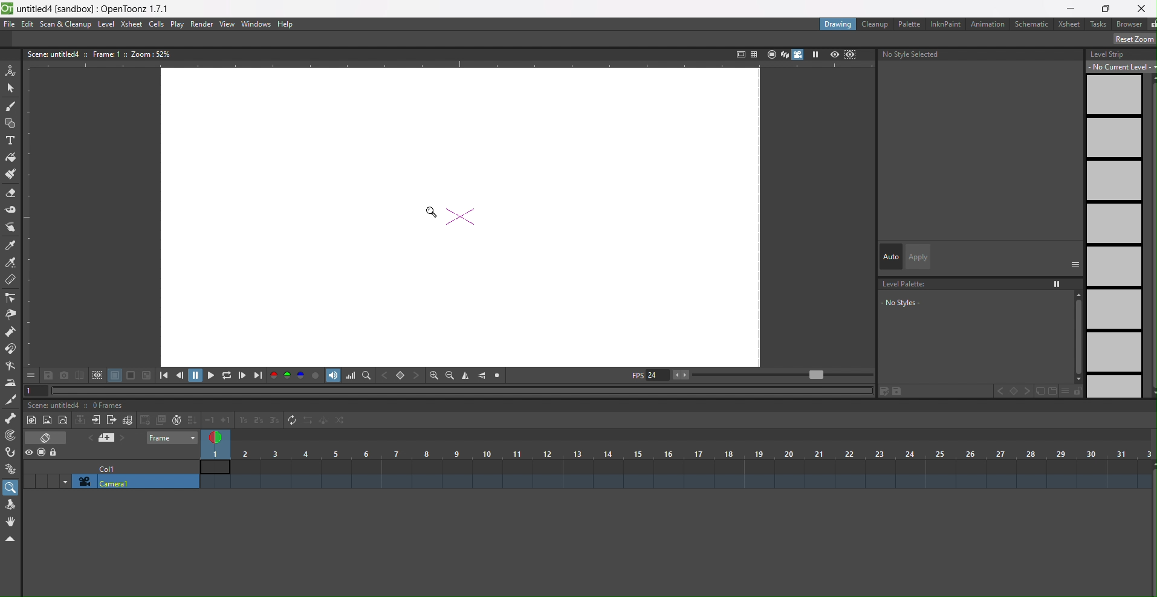 This screenshot has height=597, width=1157. I want to click on zoom out, so click(449, 375).